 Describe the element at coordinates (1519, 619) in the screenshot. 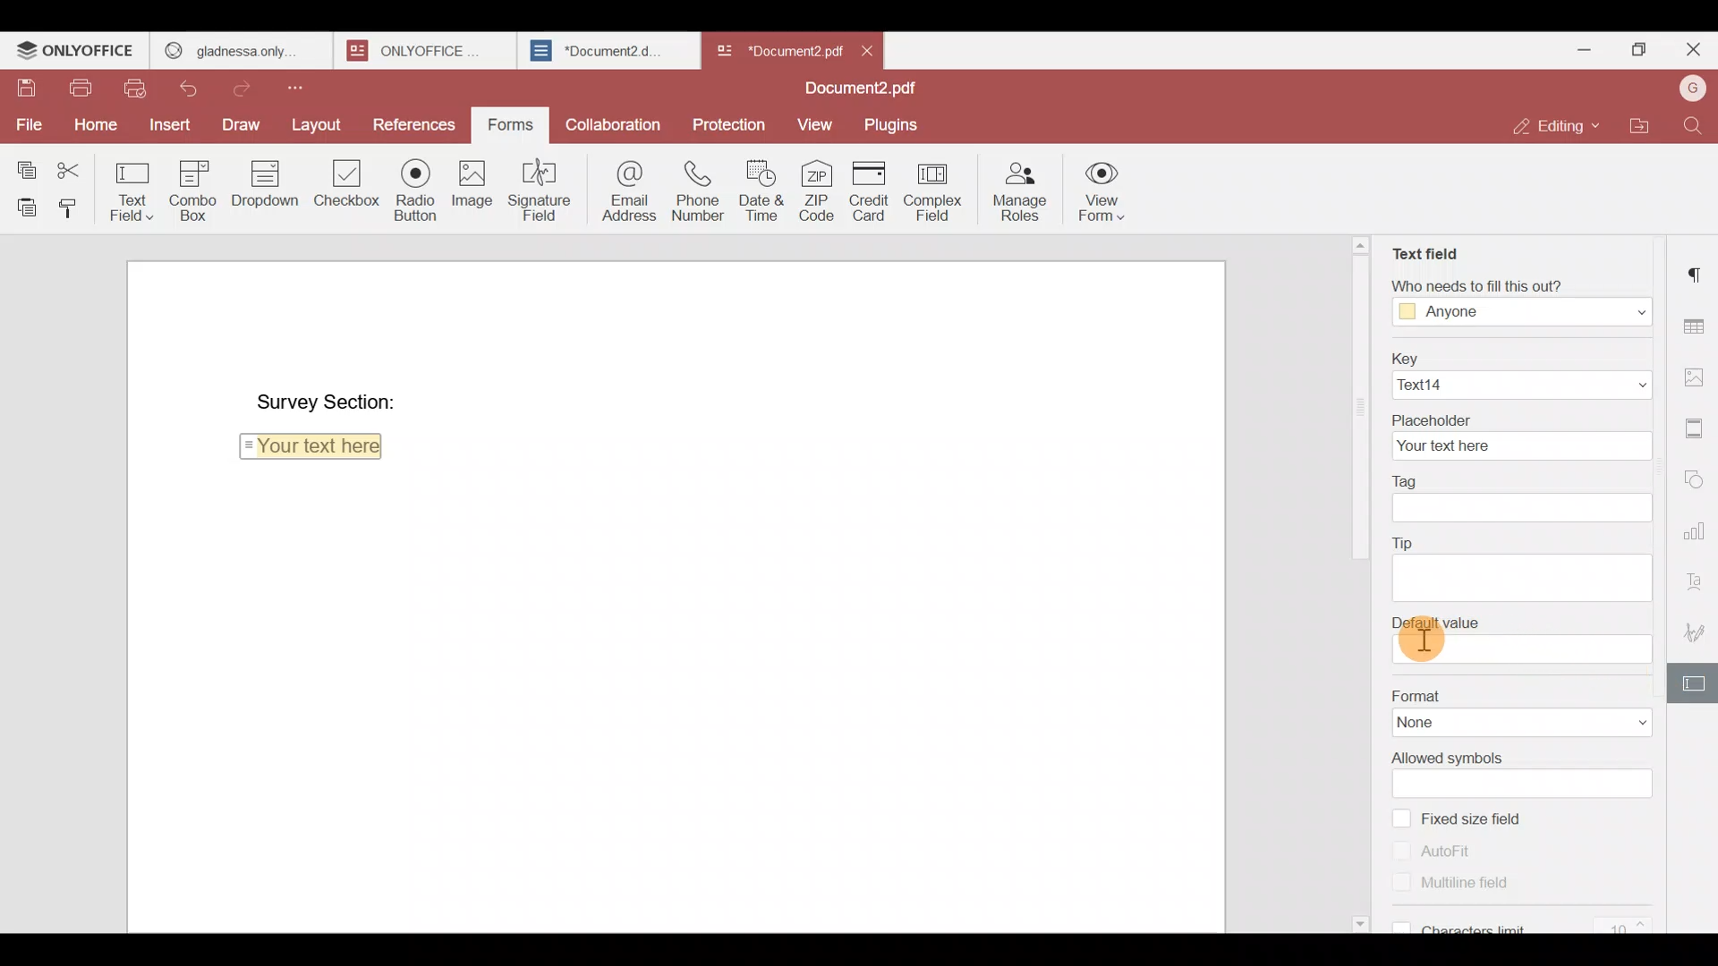

I see `Default value` at that location.